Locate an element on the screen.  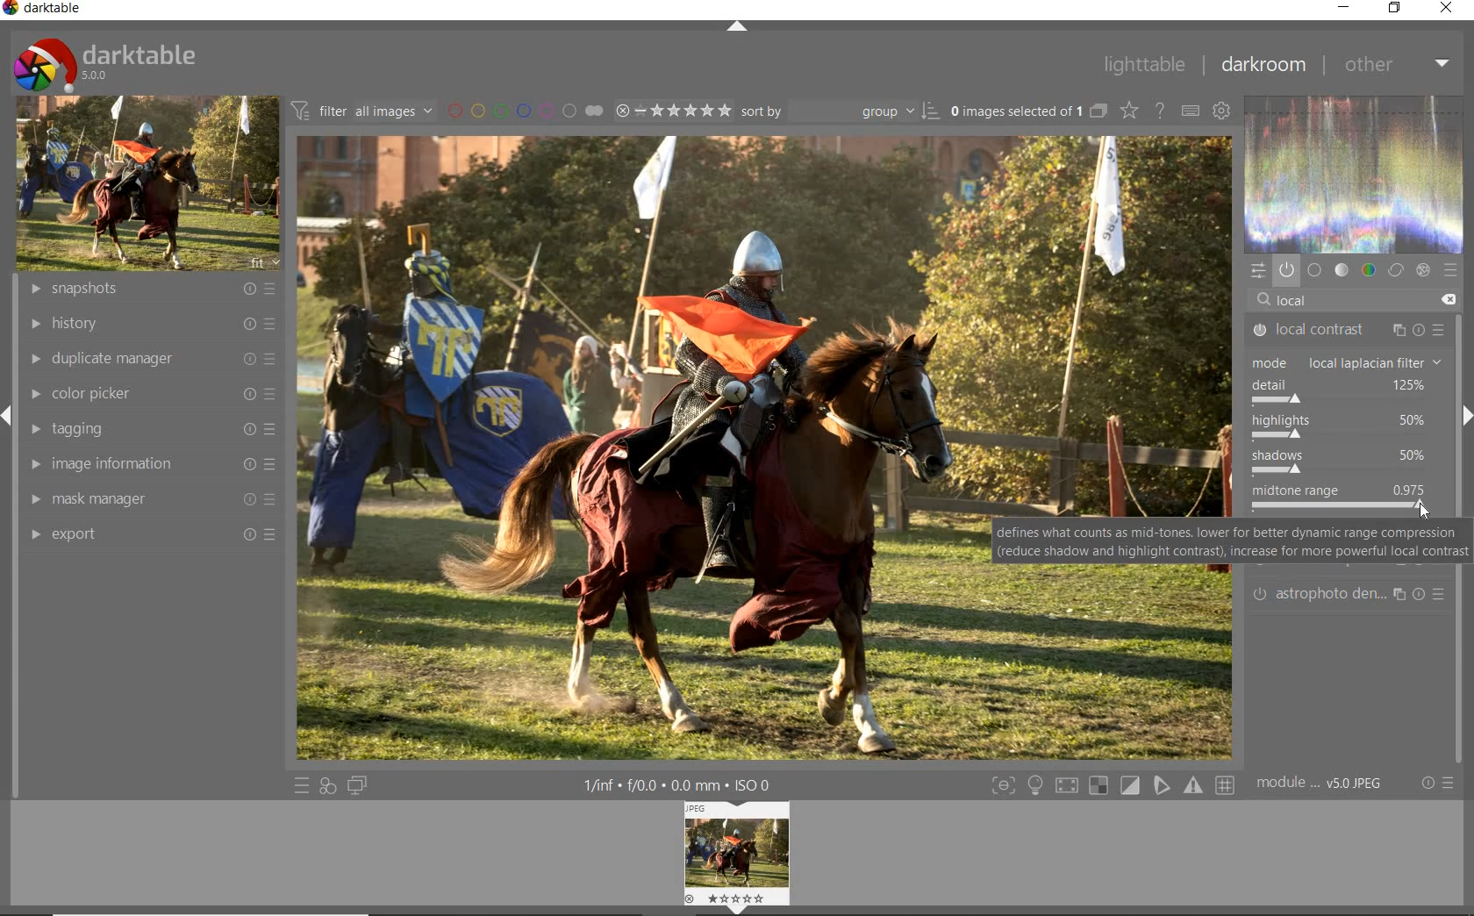
image is located at coordinates (148, 183).